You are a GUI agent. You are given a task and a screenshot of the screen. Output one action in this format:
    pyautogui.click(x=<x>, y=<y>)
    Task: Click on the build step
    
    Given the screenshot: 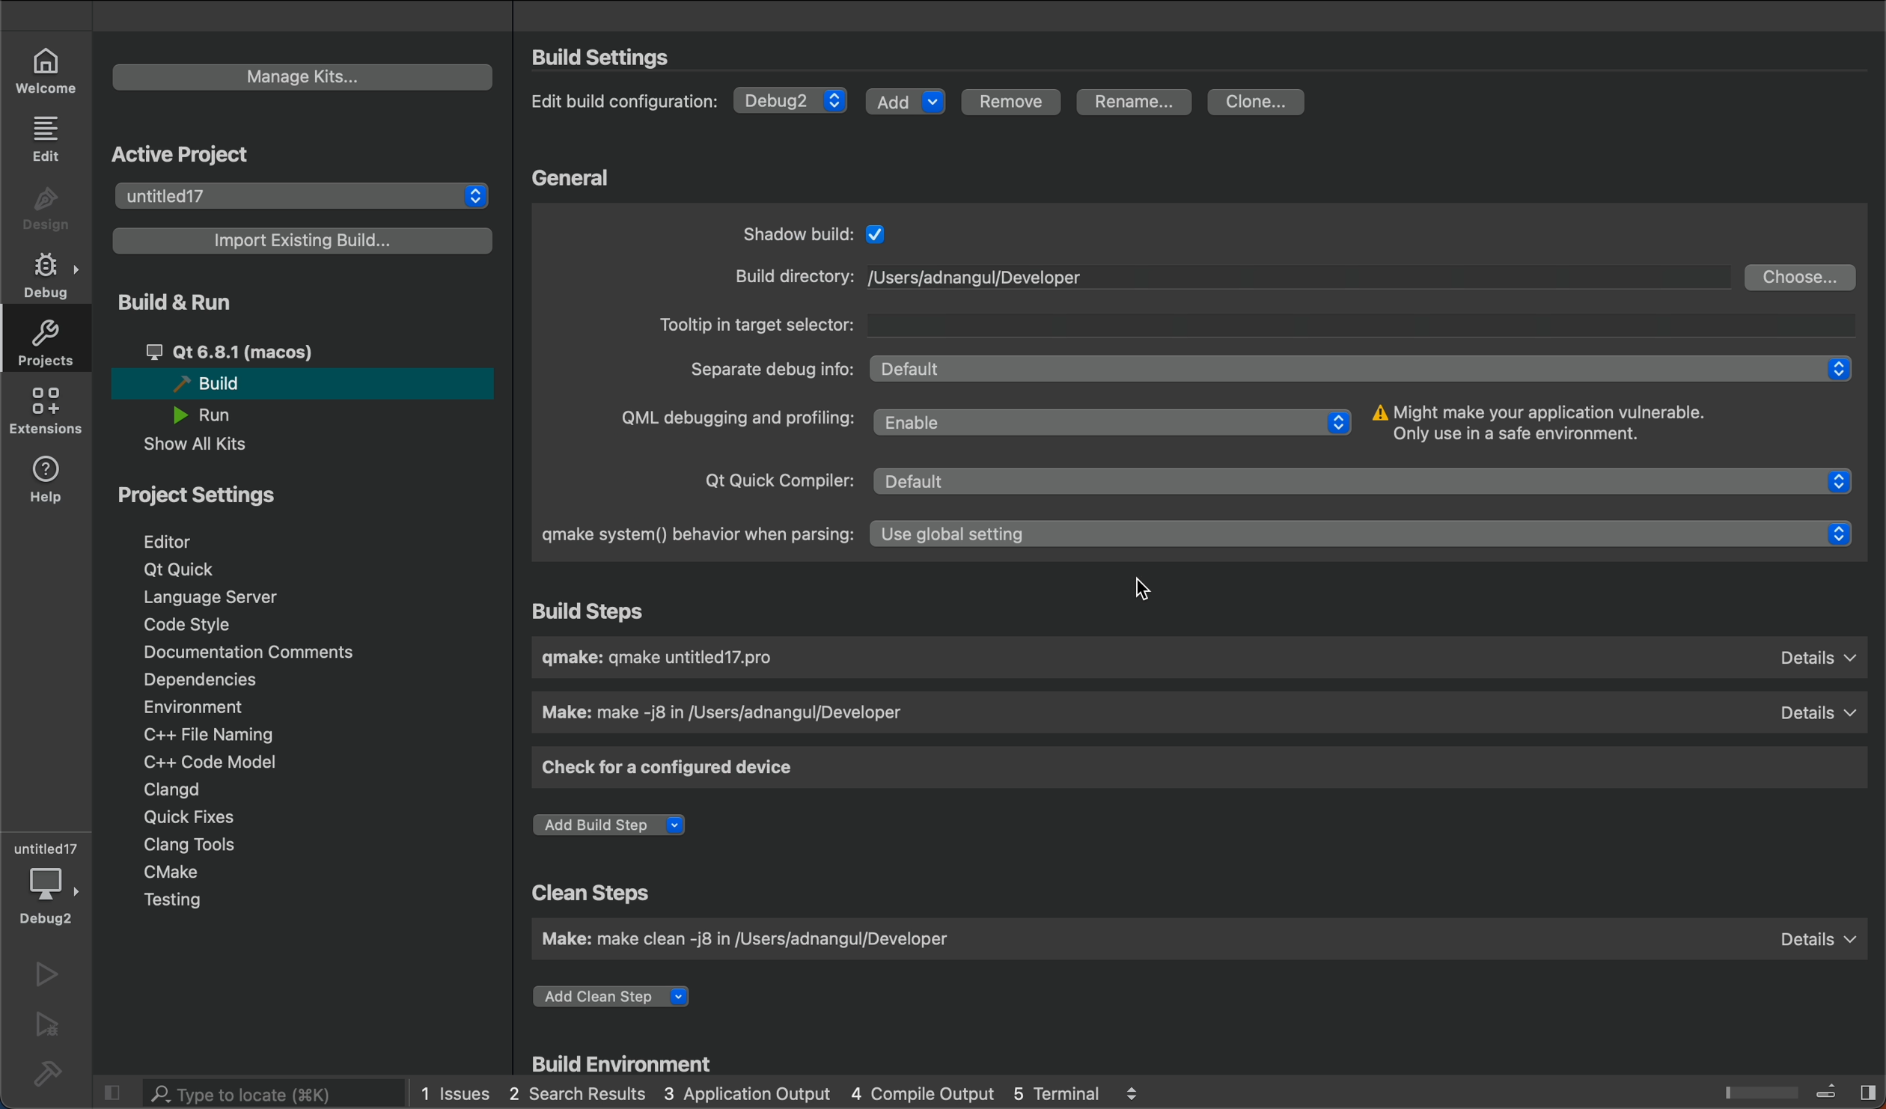 What is the action you would take?
    pyautogui.click(x=606, y=612)
    